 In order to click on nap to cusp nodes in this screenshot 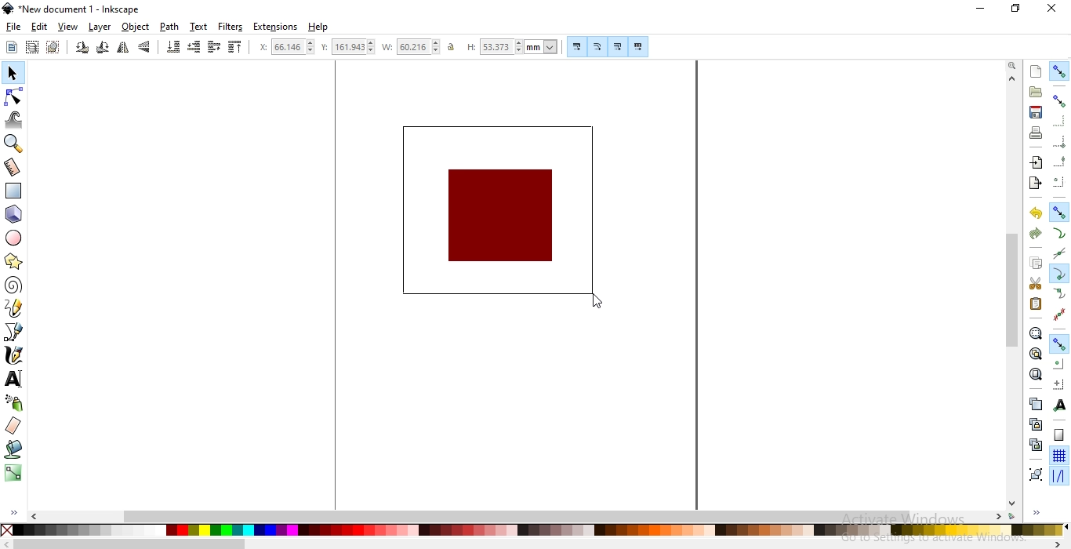, I will do `click(1058, 274)`.